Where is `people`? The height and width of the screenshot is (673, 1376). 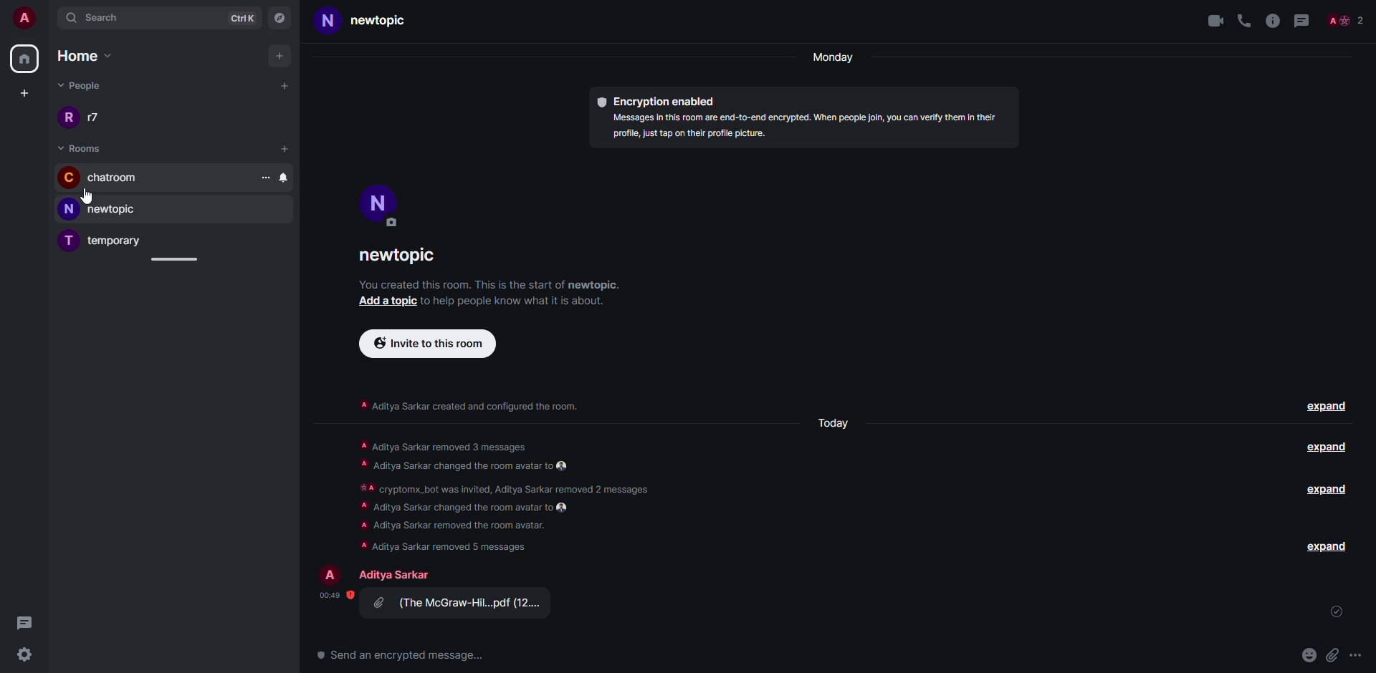 people is located at coordinates (398, 574).